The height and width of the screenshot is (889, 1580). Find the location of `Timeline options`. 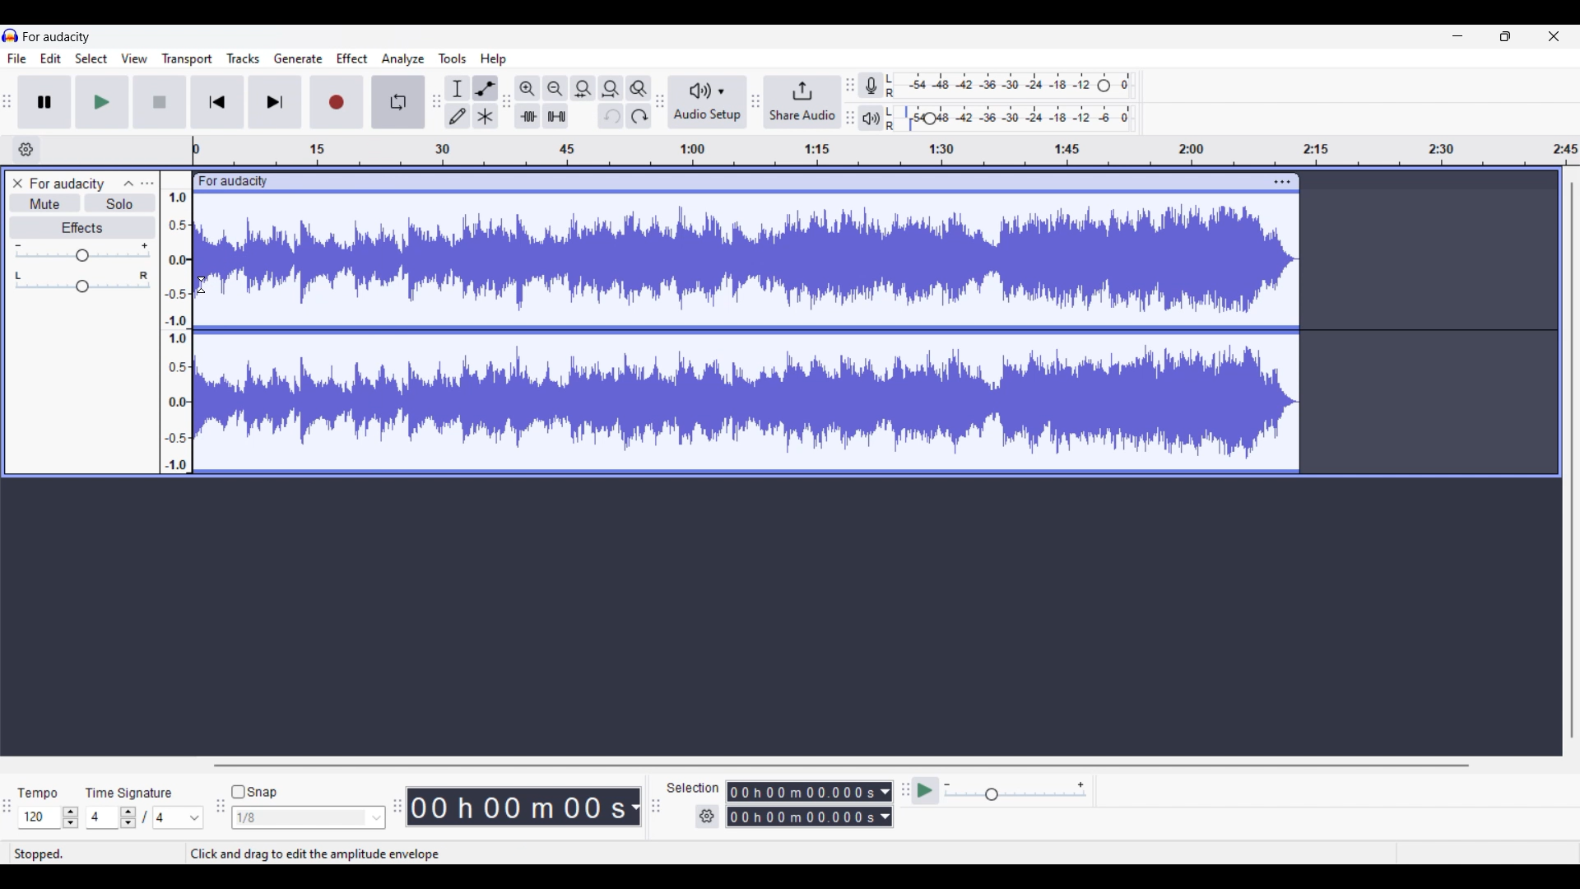

Timeline options is located at coordinates (27, 150).